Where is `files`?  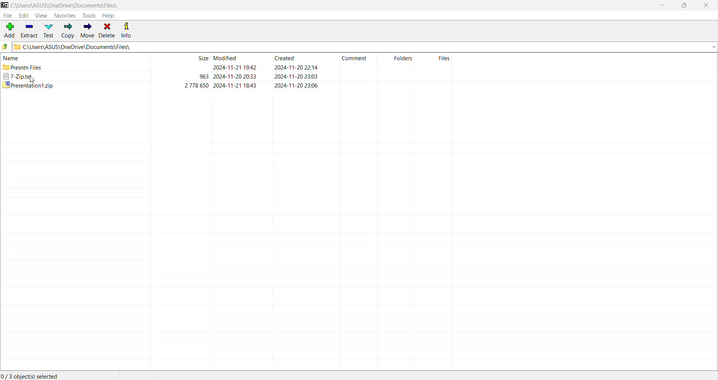
files is located at coordinates (444, 58).